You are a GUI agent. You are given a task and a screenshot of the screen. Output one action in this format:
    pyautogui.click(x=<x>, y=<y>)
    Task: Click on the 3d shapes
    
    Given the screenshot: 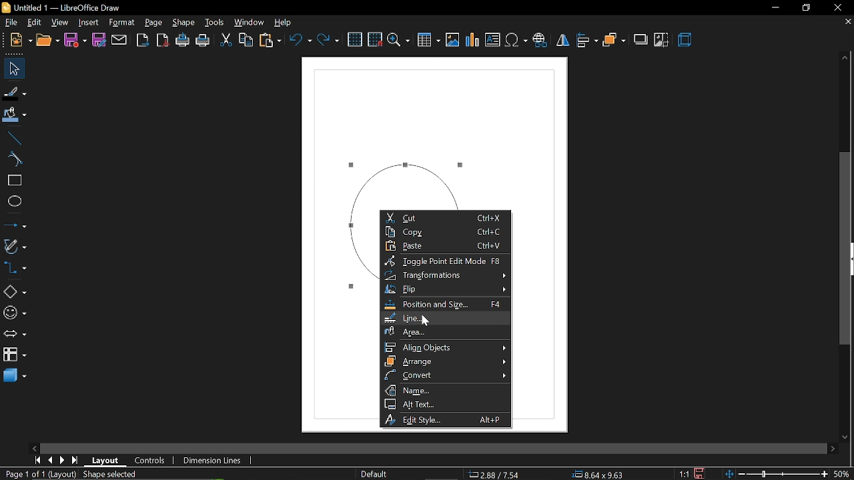 What is the action you would take?
    pyautogui.click(x=14, y=375)
    